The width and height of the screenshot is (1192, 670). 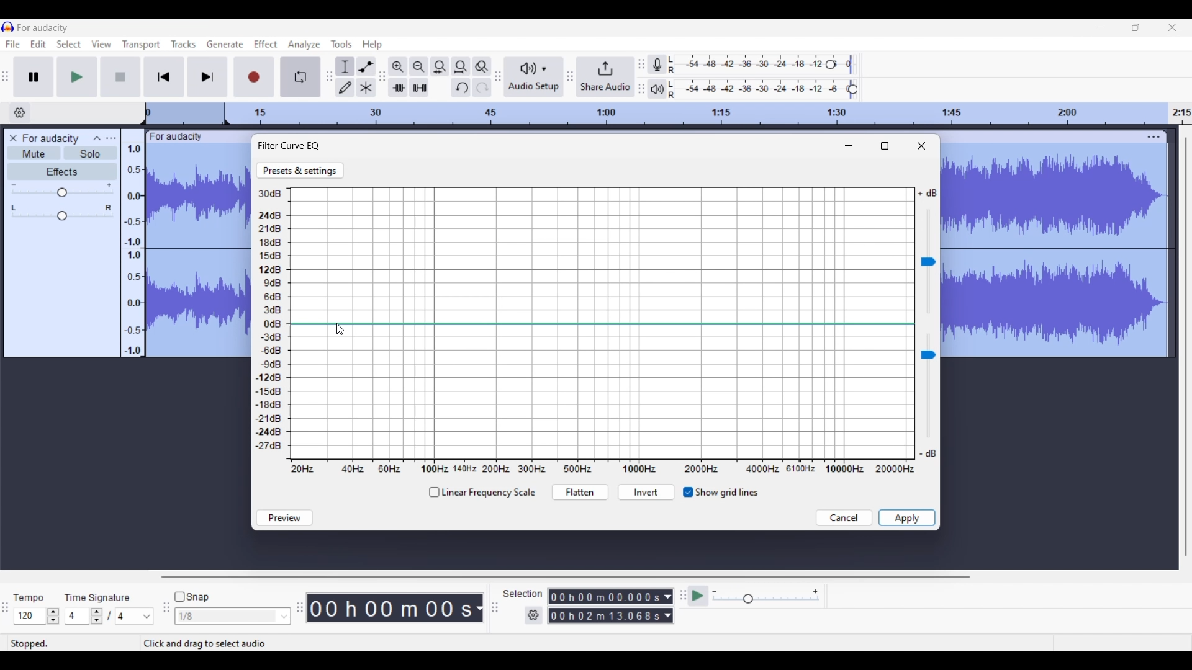 I want to click on Horizontal slide bar, so click(x=566, y=577).